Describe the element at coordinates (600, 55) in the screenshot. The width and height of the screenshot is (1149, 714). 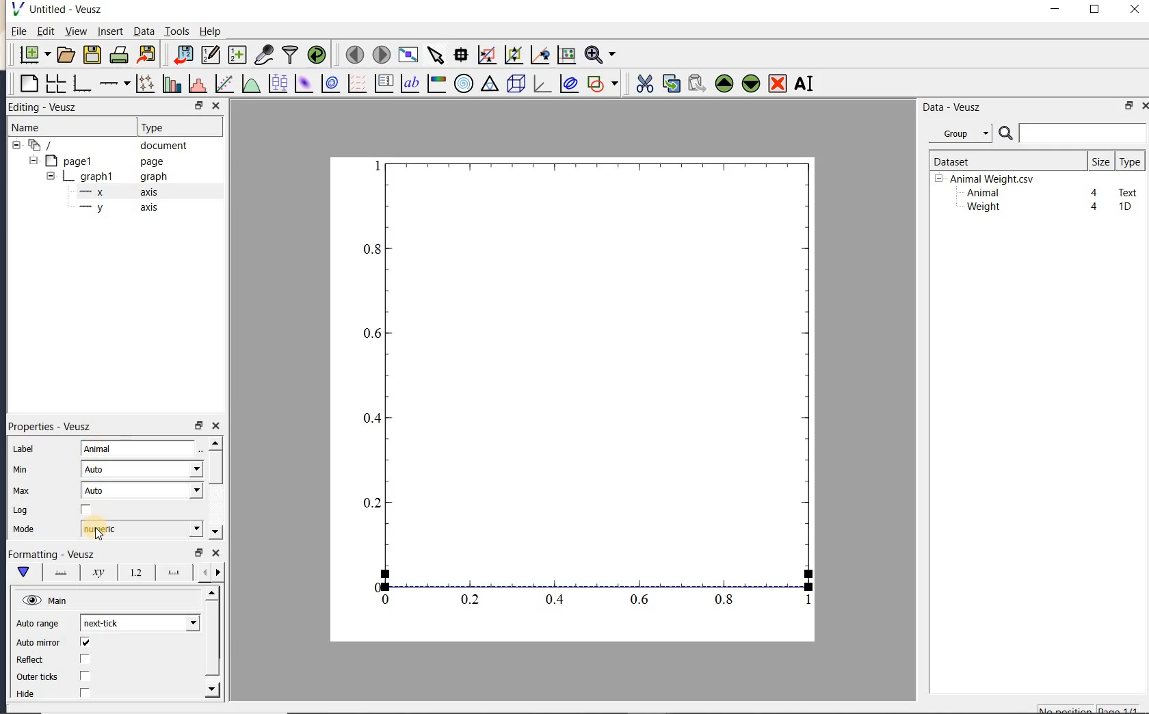
I see `zoom function menus` at that location.